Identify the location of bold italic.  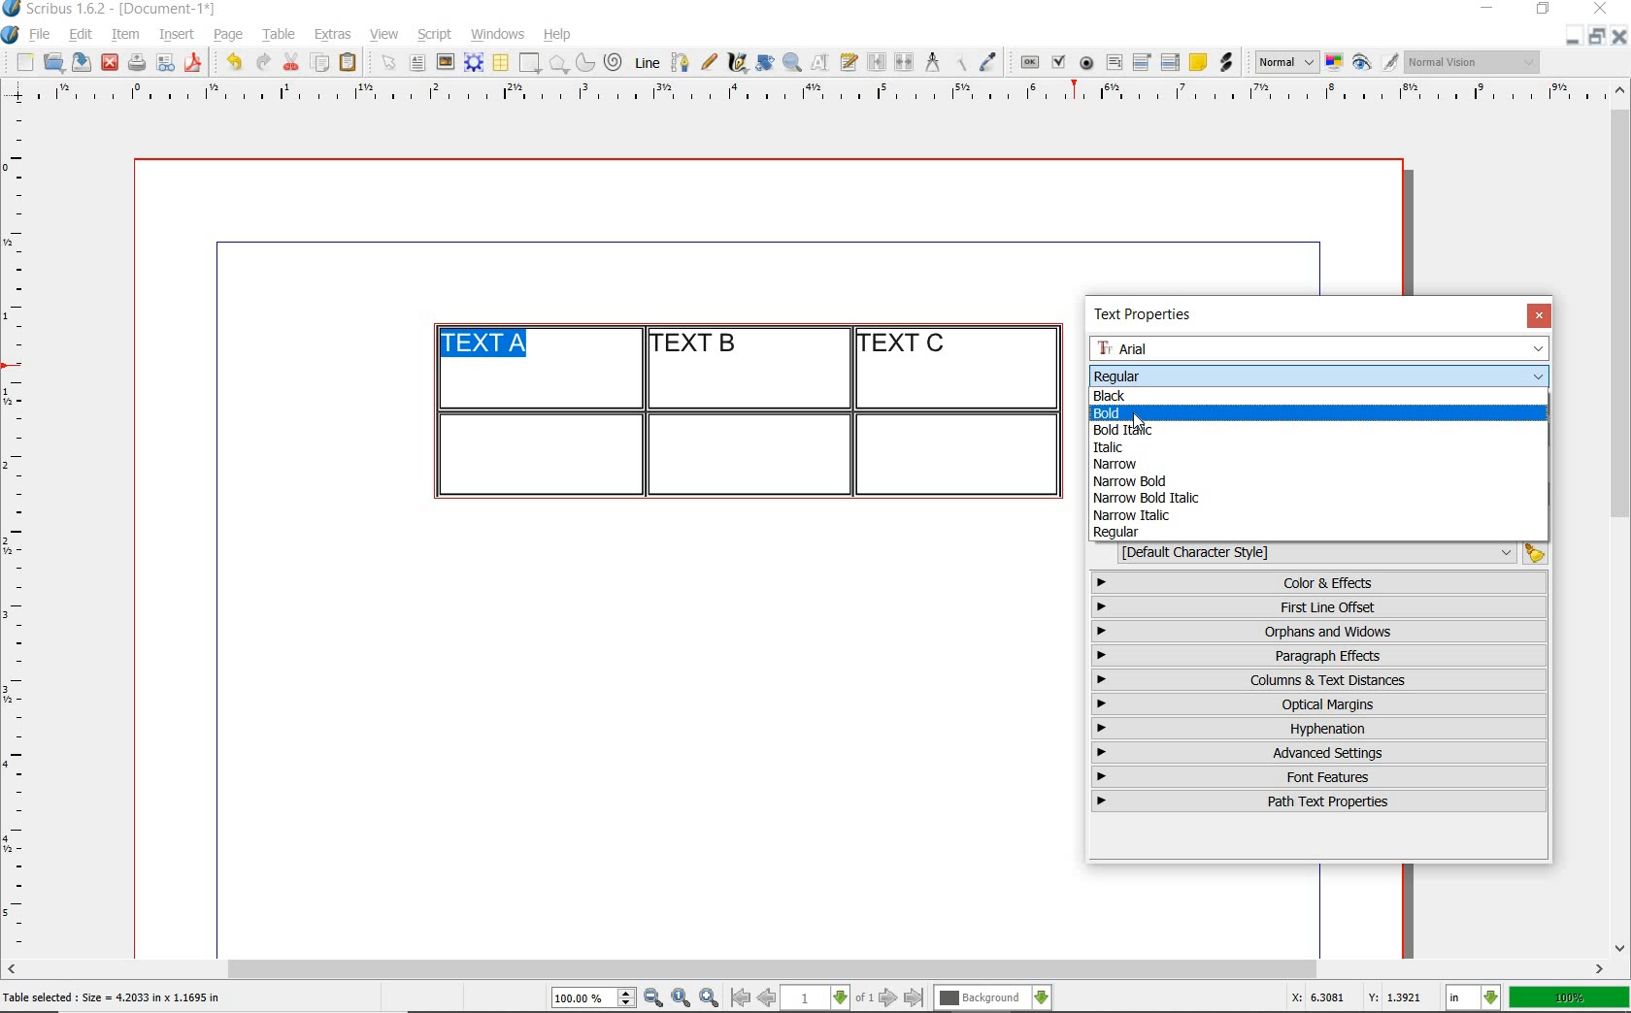
(1132, 429).